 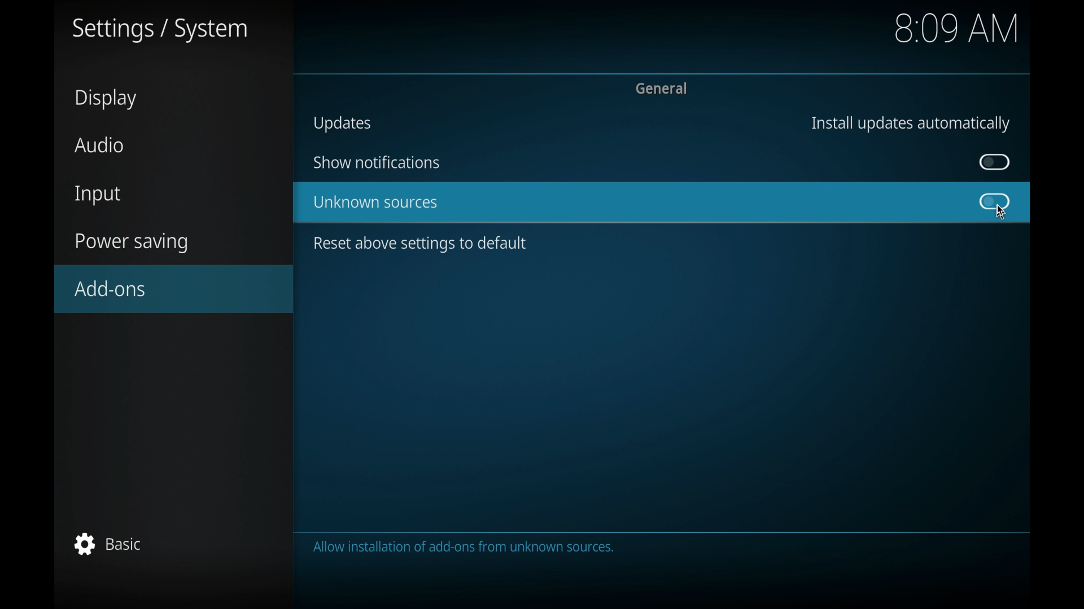 What do you see at coordinates (1000, 213) in the screenshot?
I see `cursor` at bounding box center [1000, 213].